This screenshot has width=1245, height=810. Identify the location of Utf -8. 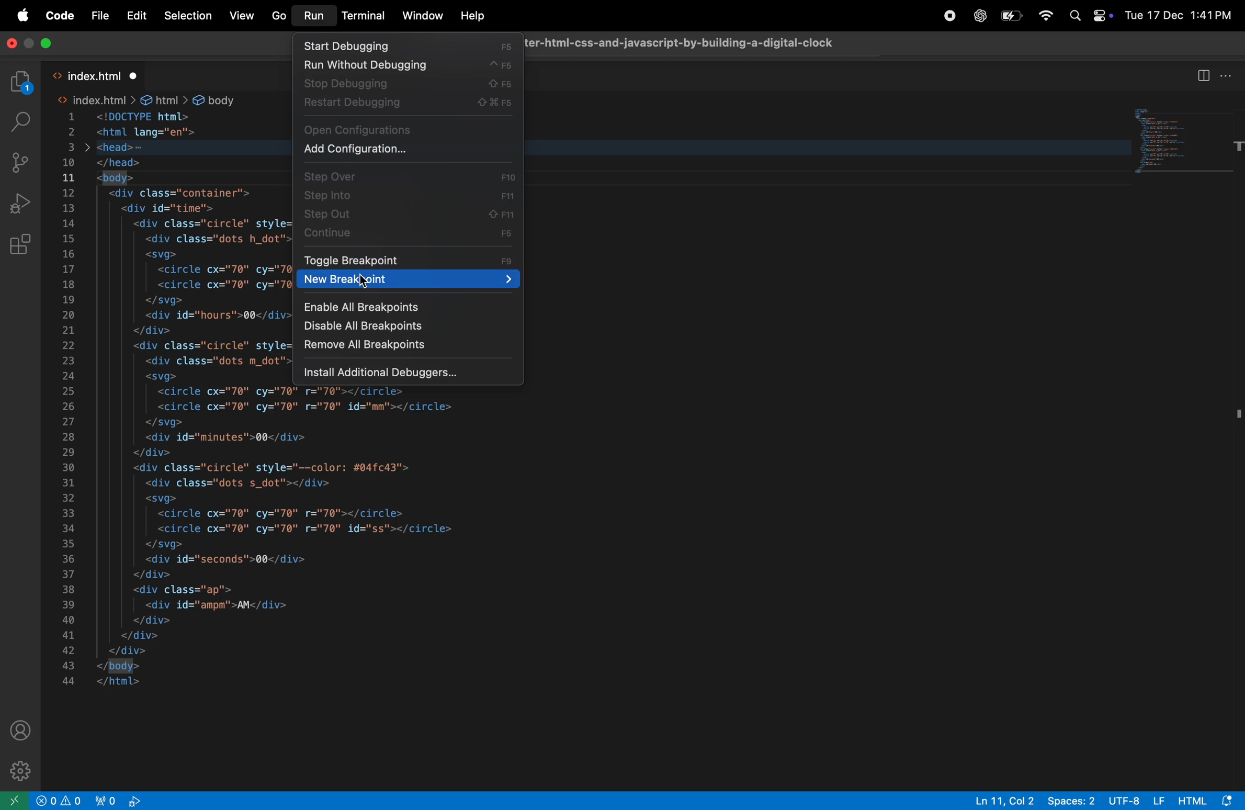
(1138, 800).